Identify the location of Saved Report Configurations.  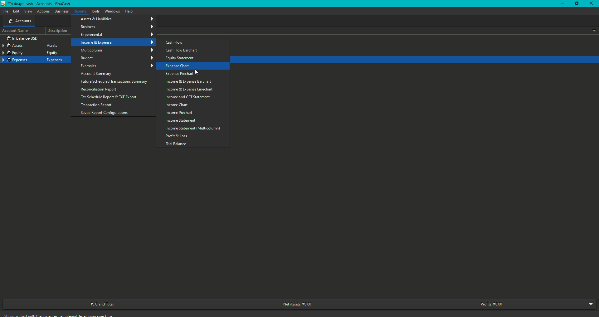
(105, 112).